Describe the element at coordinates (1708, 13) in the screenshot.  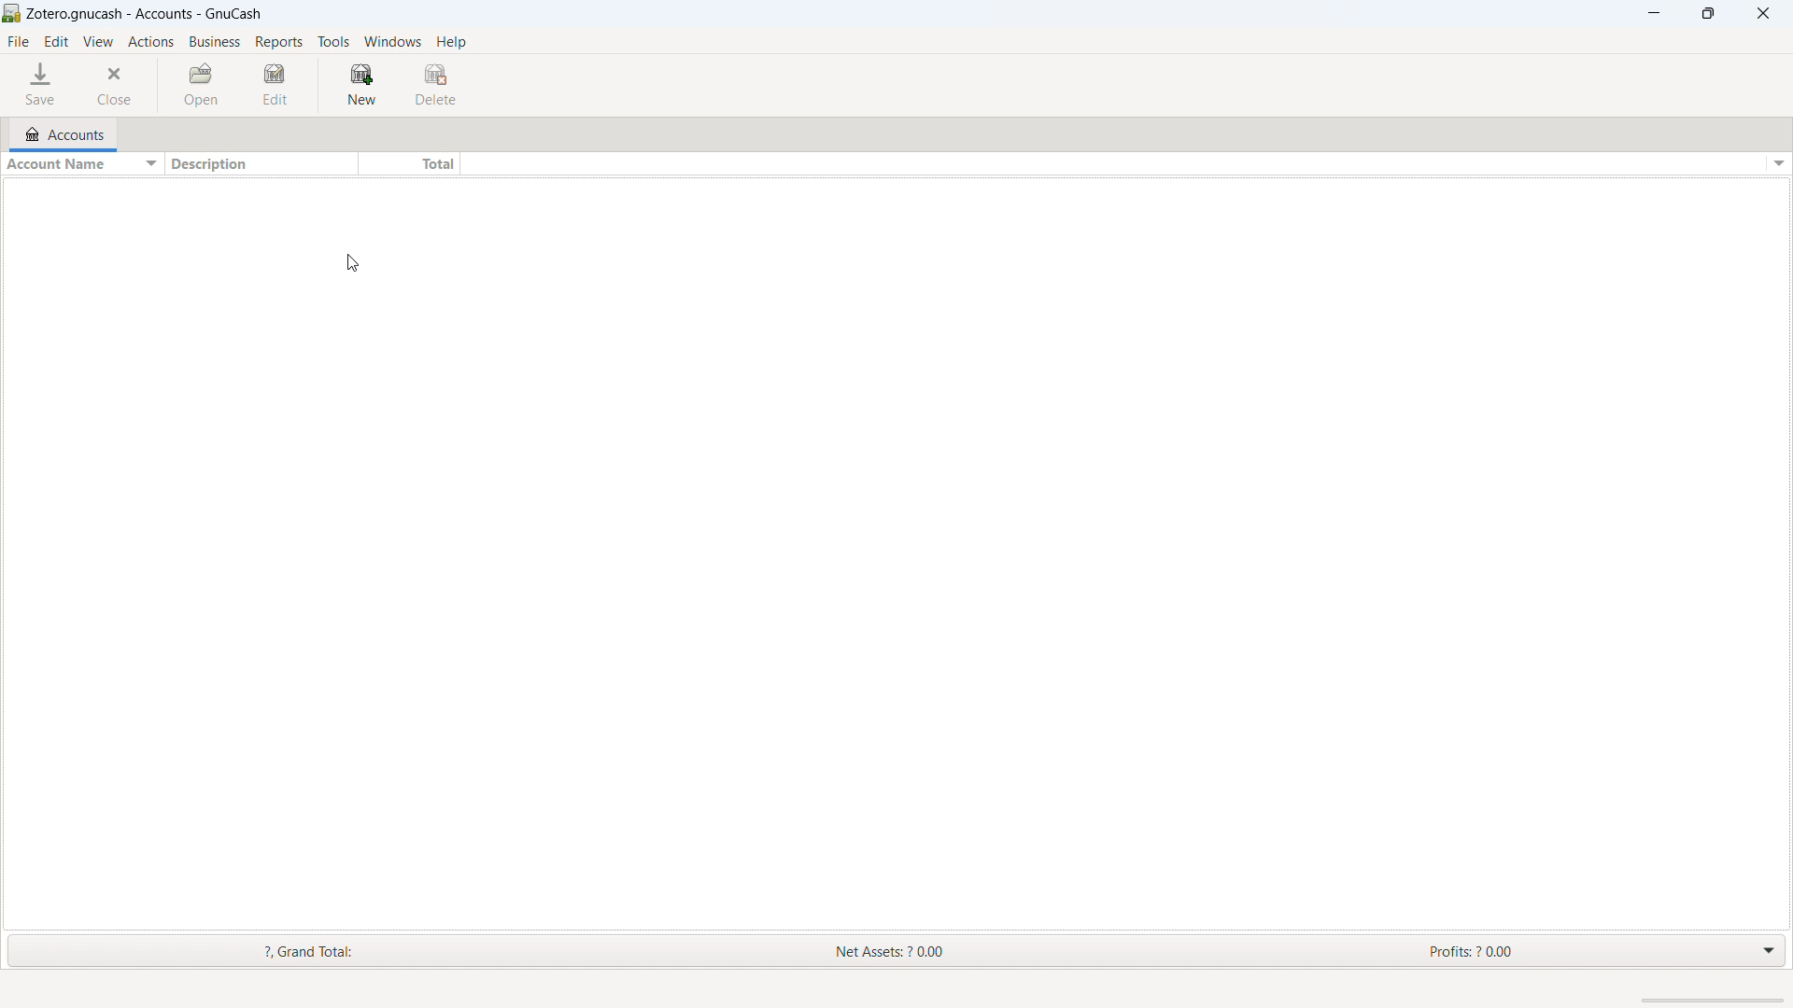
I see `maximize` at that location.